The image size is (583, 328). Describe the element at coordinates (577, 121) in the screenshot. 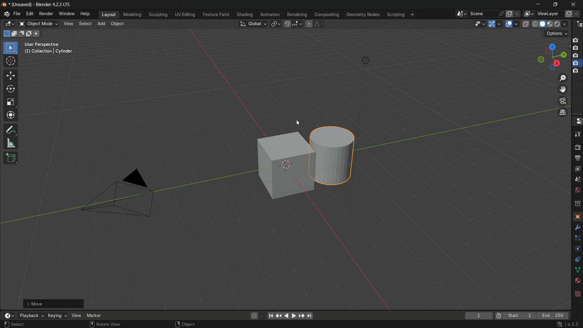

I see `properties` at that location.